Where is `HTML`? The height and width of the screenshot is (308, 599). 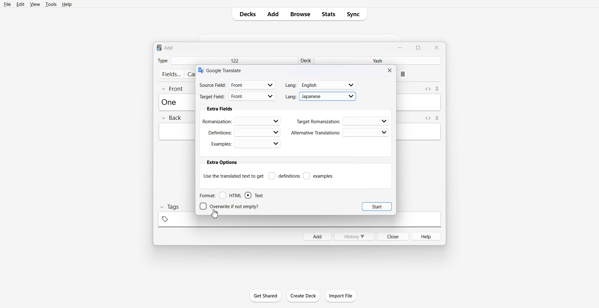 HTML is located at coordinates (231, 195).